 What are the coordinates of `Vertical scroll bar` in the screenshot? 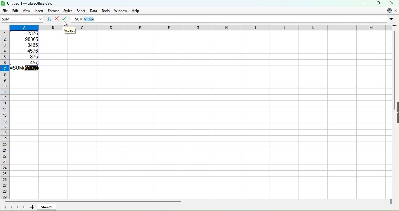 It's located at (395, 163).